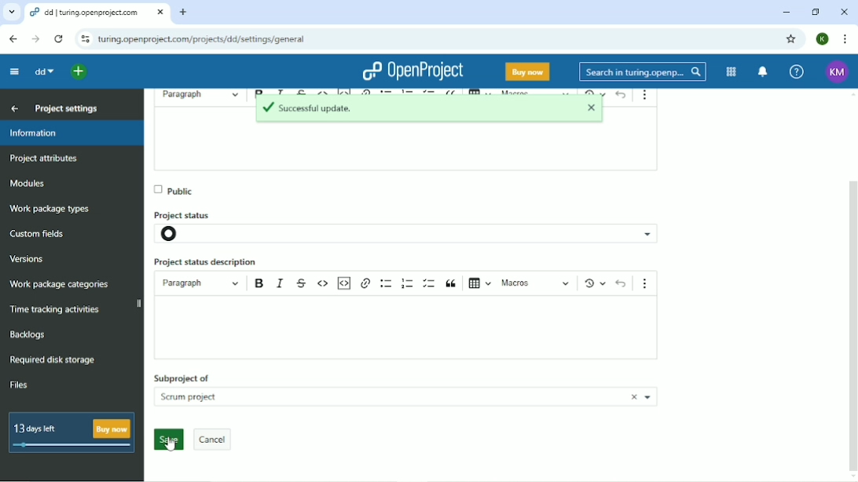 This screenshot has height=482, width=858. Describe the element at coordinates (856, 246) in the screenshot. I see `vertical scroll bar` at that location.